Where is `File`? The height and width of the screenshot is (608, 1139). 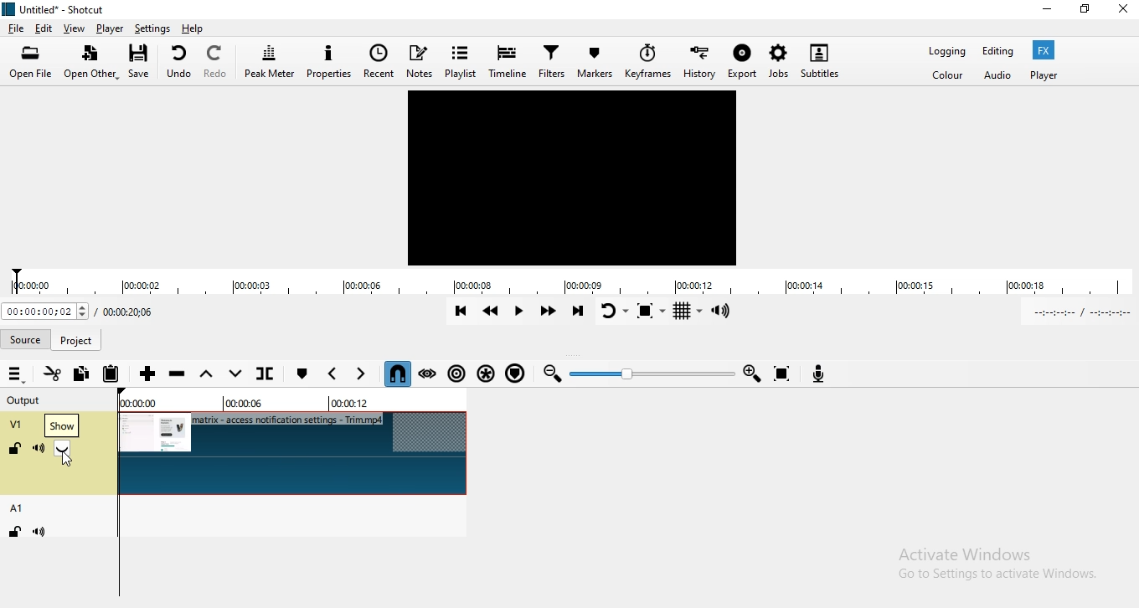 File is located at coordinates (17, 28).